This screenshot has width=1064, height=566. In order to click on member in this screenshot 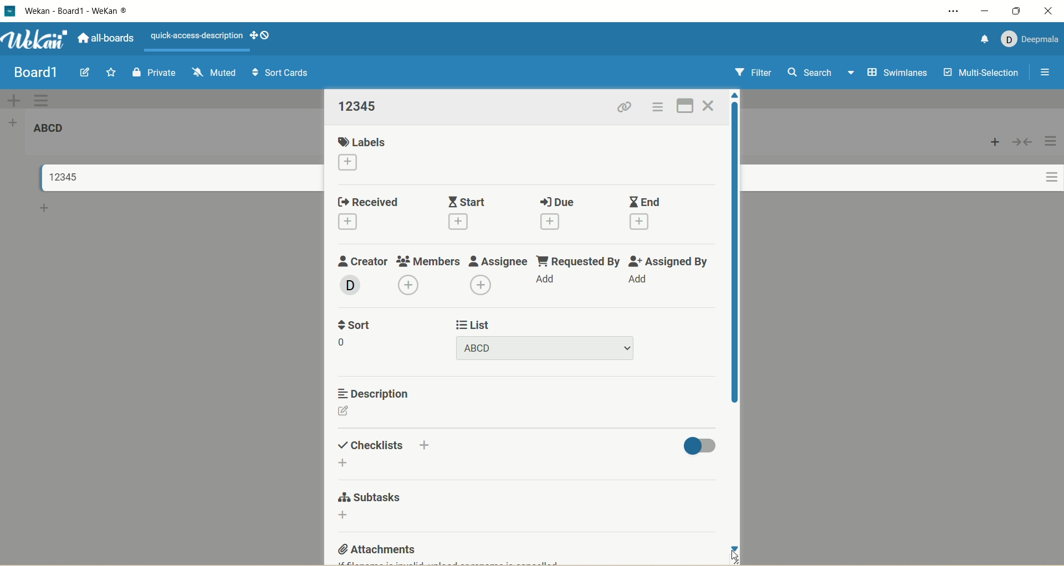, I will do `click(348, 284)`.